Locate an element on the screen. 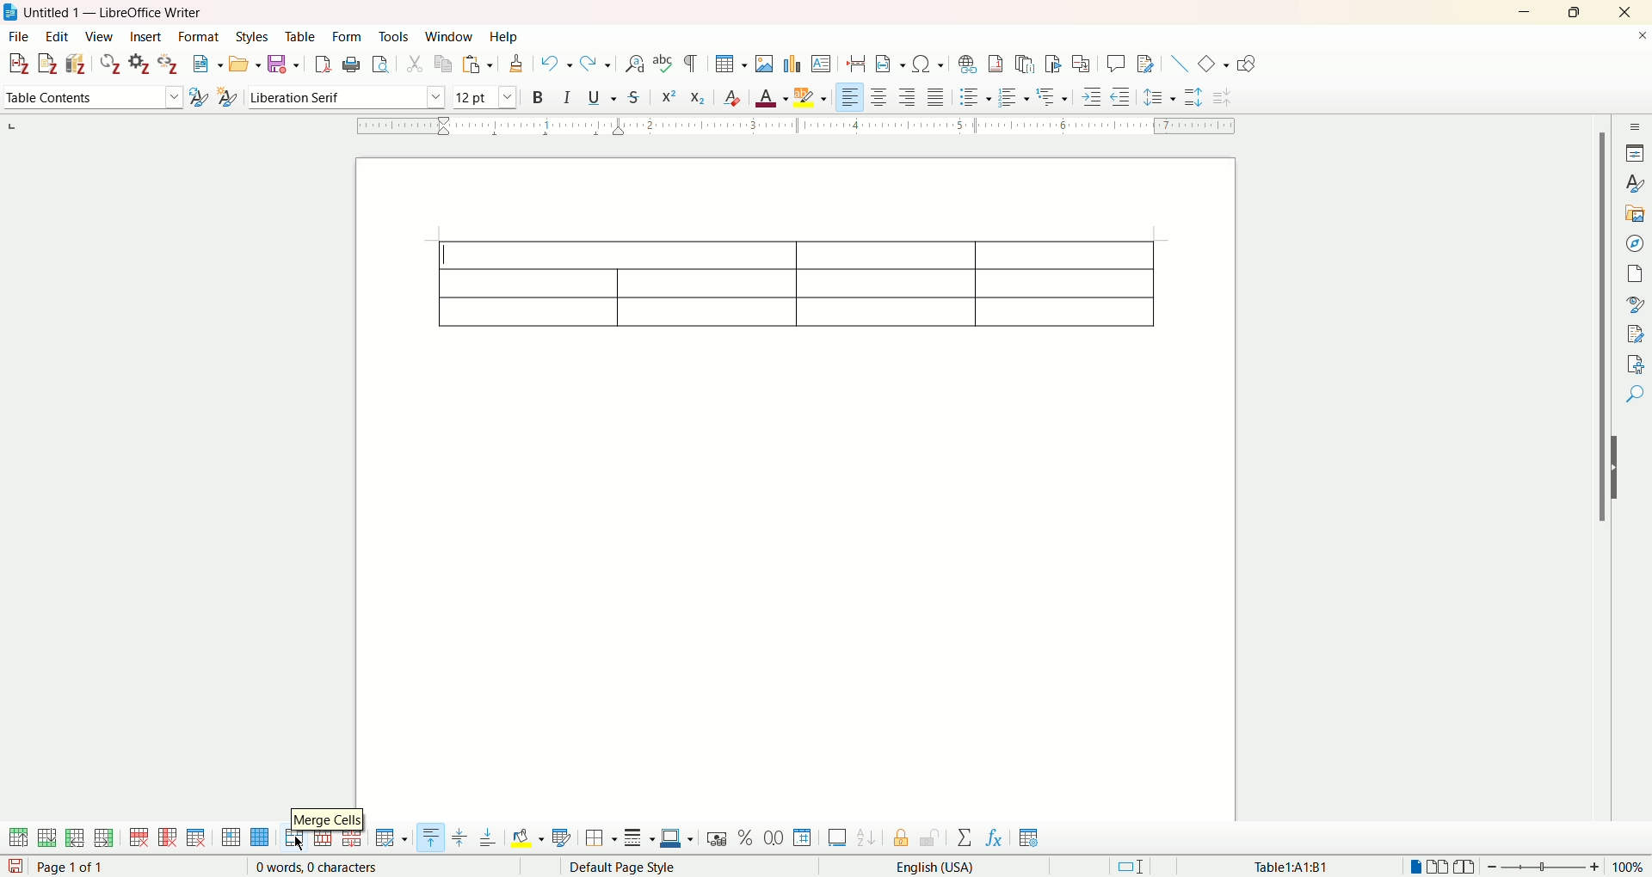 This screenshot has height=877, width=1652. refresh is located at coordinates (110, 61).